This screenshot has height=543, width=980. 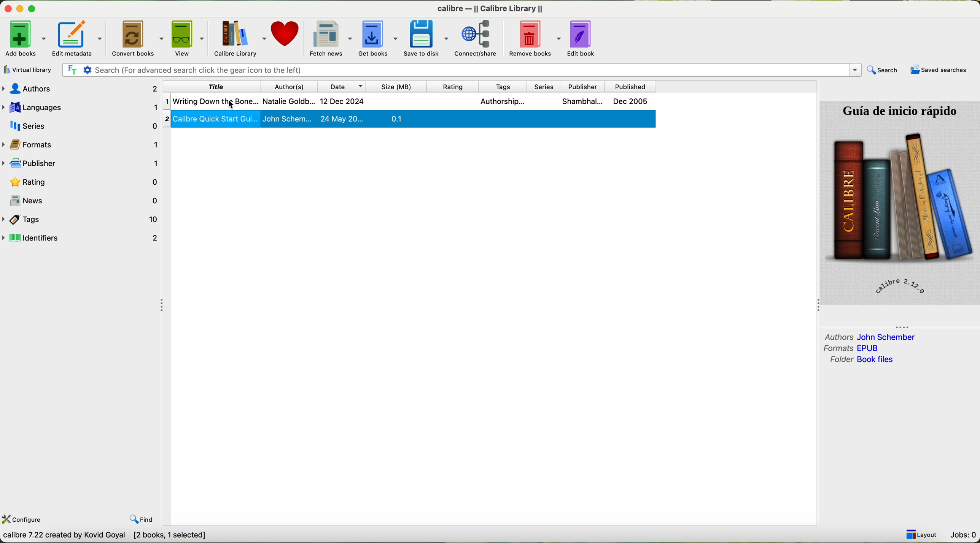 What do you see at coordinates (428, 38) in the screenshot?
I see `save to disk` at bounding box center [428, 38].